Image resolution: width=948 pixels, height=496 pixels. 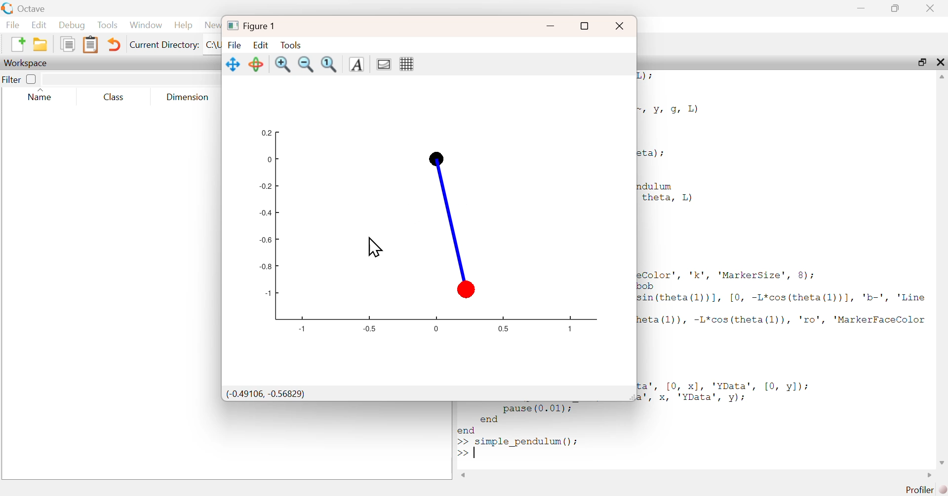 I want to click on Maximize, so click(x=896, y=8).